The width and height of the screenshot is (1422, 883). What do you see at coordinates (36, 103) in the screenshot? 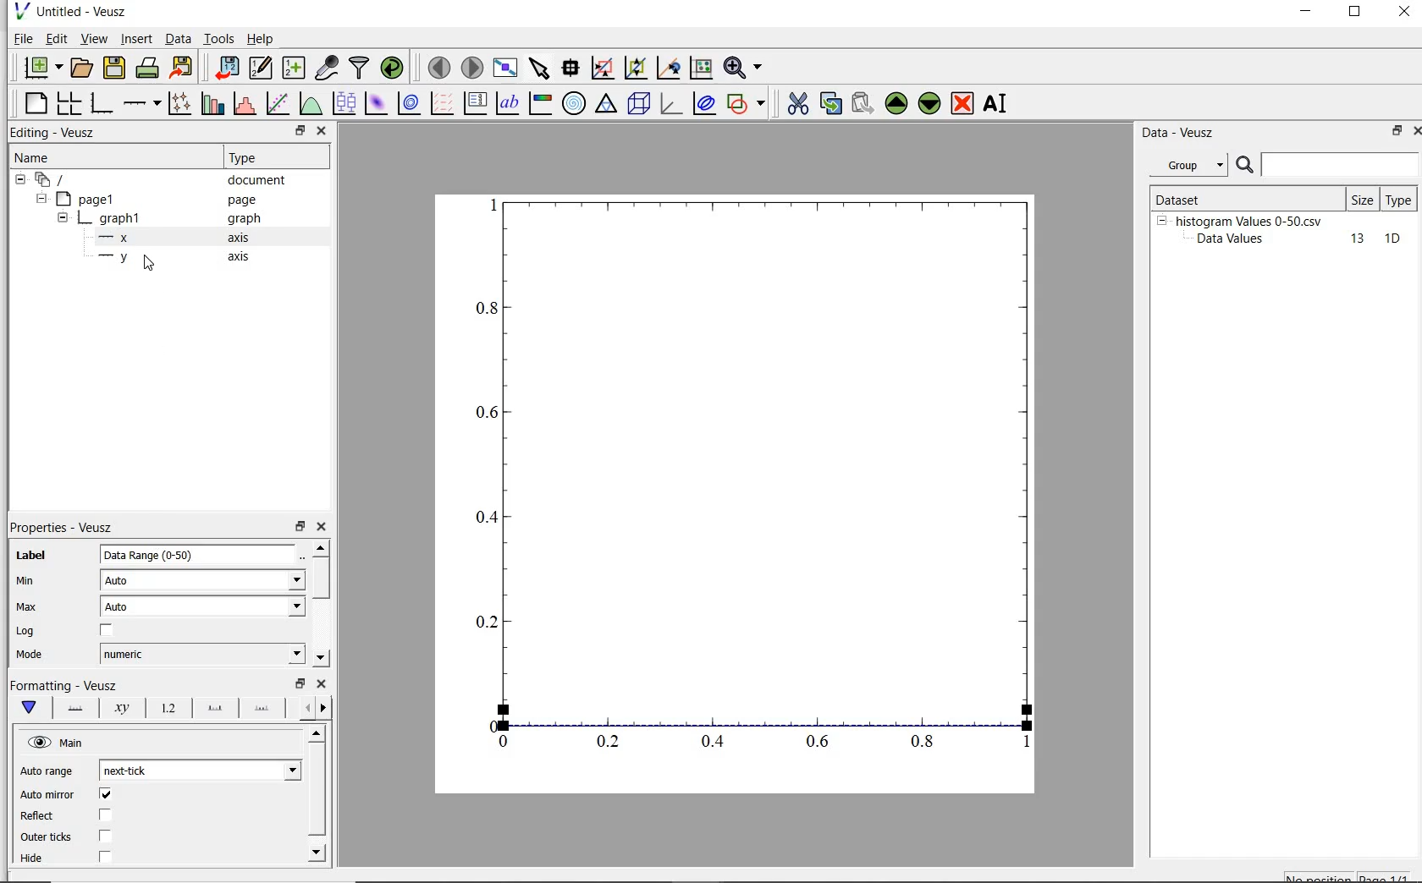
I see `blank page` at bounding box center [36, 103].